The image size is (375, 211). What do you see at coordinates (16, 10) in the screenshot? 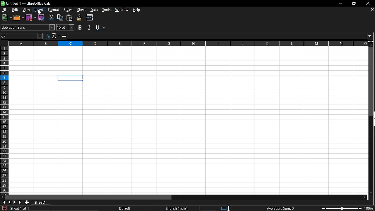
I see `Edit` at bounding box center [16, 10].